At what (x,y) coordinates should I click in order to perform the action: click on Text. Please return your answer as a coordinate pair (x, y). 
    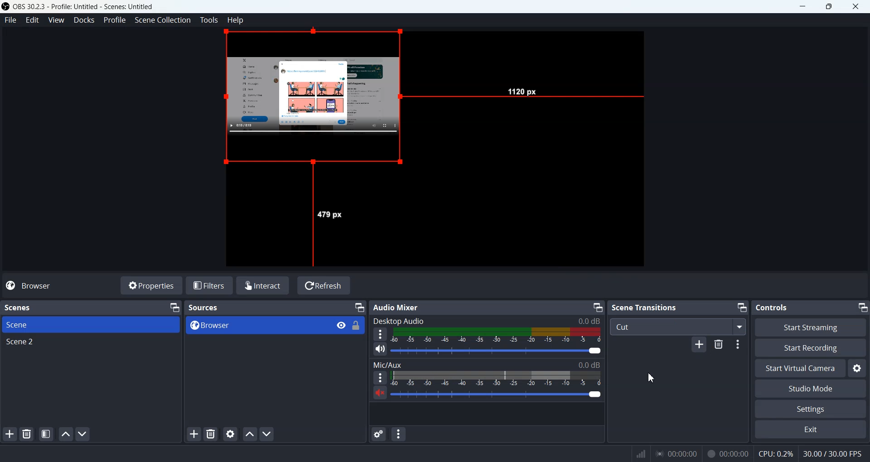
    Looking at the image, I should click on (203, 308).